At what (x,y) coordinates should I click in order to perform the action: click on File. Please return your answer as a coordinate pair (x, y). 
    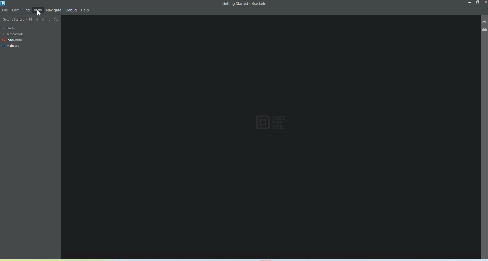
    Looking at the image, I should click on (5, 10).